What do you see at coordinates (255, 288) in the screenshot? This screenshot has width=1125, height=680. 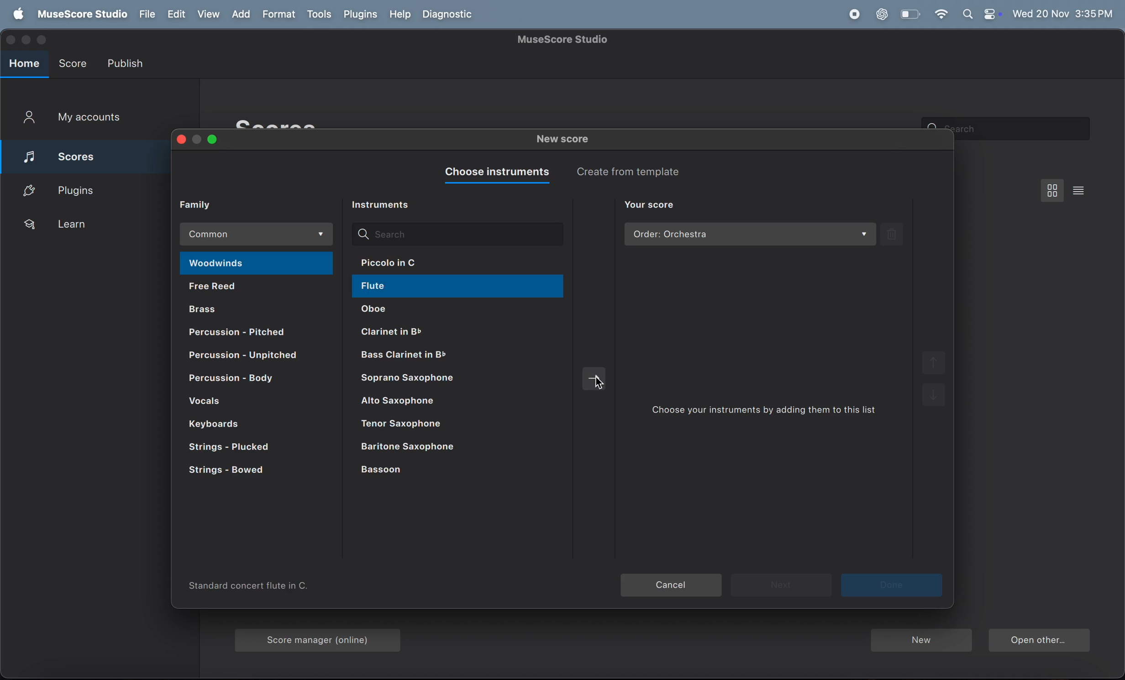 I see `free reed` at bounding box center [255, 288].